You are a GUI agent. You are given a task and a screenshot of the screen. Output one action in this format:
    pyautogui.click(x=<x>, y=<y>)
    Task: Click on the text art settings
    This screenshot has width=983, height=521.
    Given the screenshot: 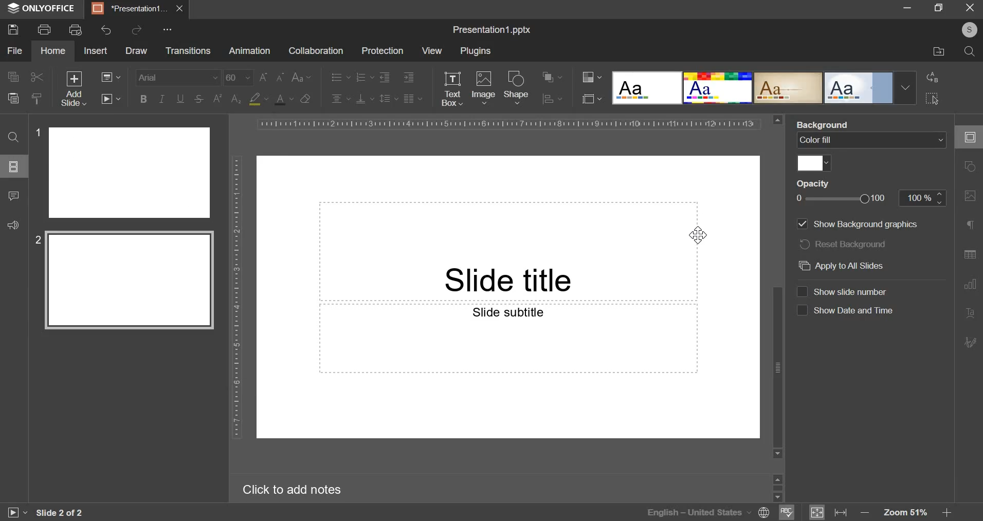 What is the action you would take?
    pyautogui.click(x=968, y=311)
    